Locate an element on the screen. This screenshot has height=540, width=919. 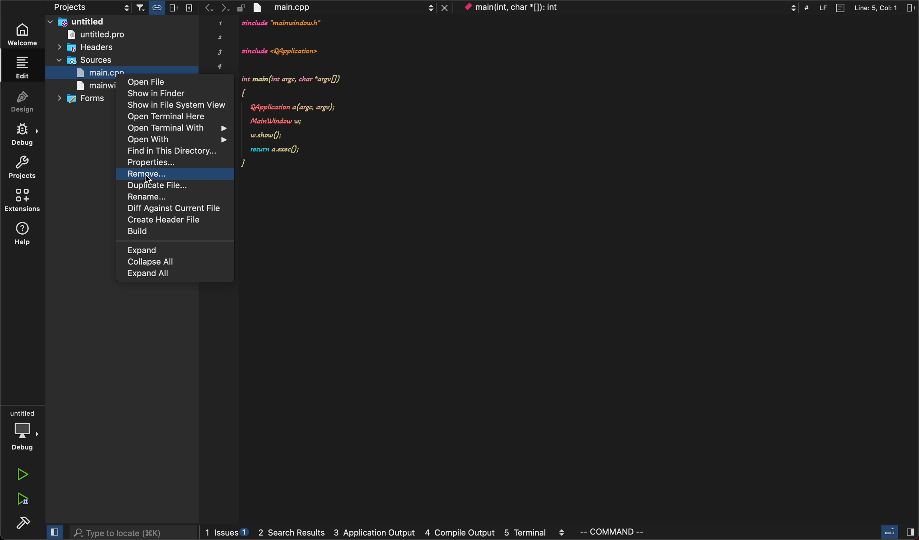
main>cpp is located at coordinates (94, 72).